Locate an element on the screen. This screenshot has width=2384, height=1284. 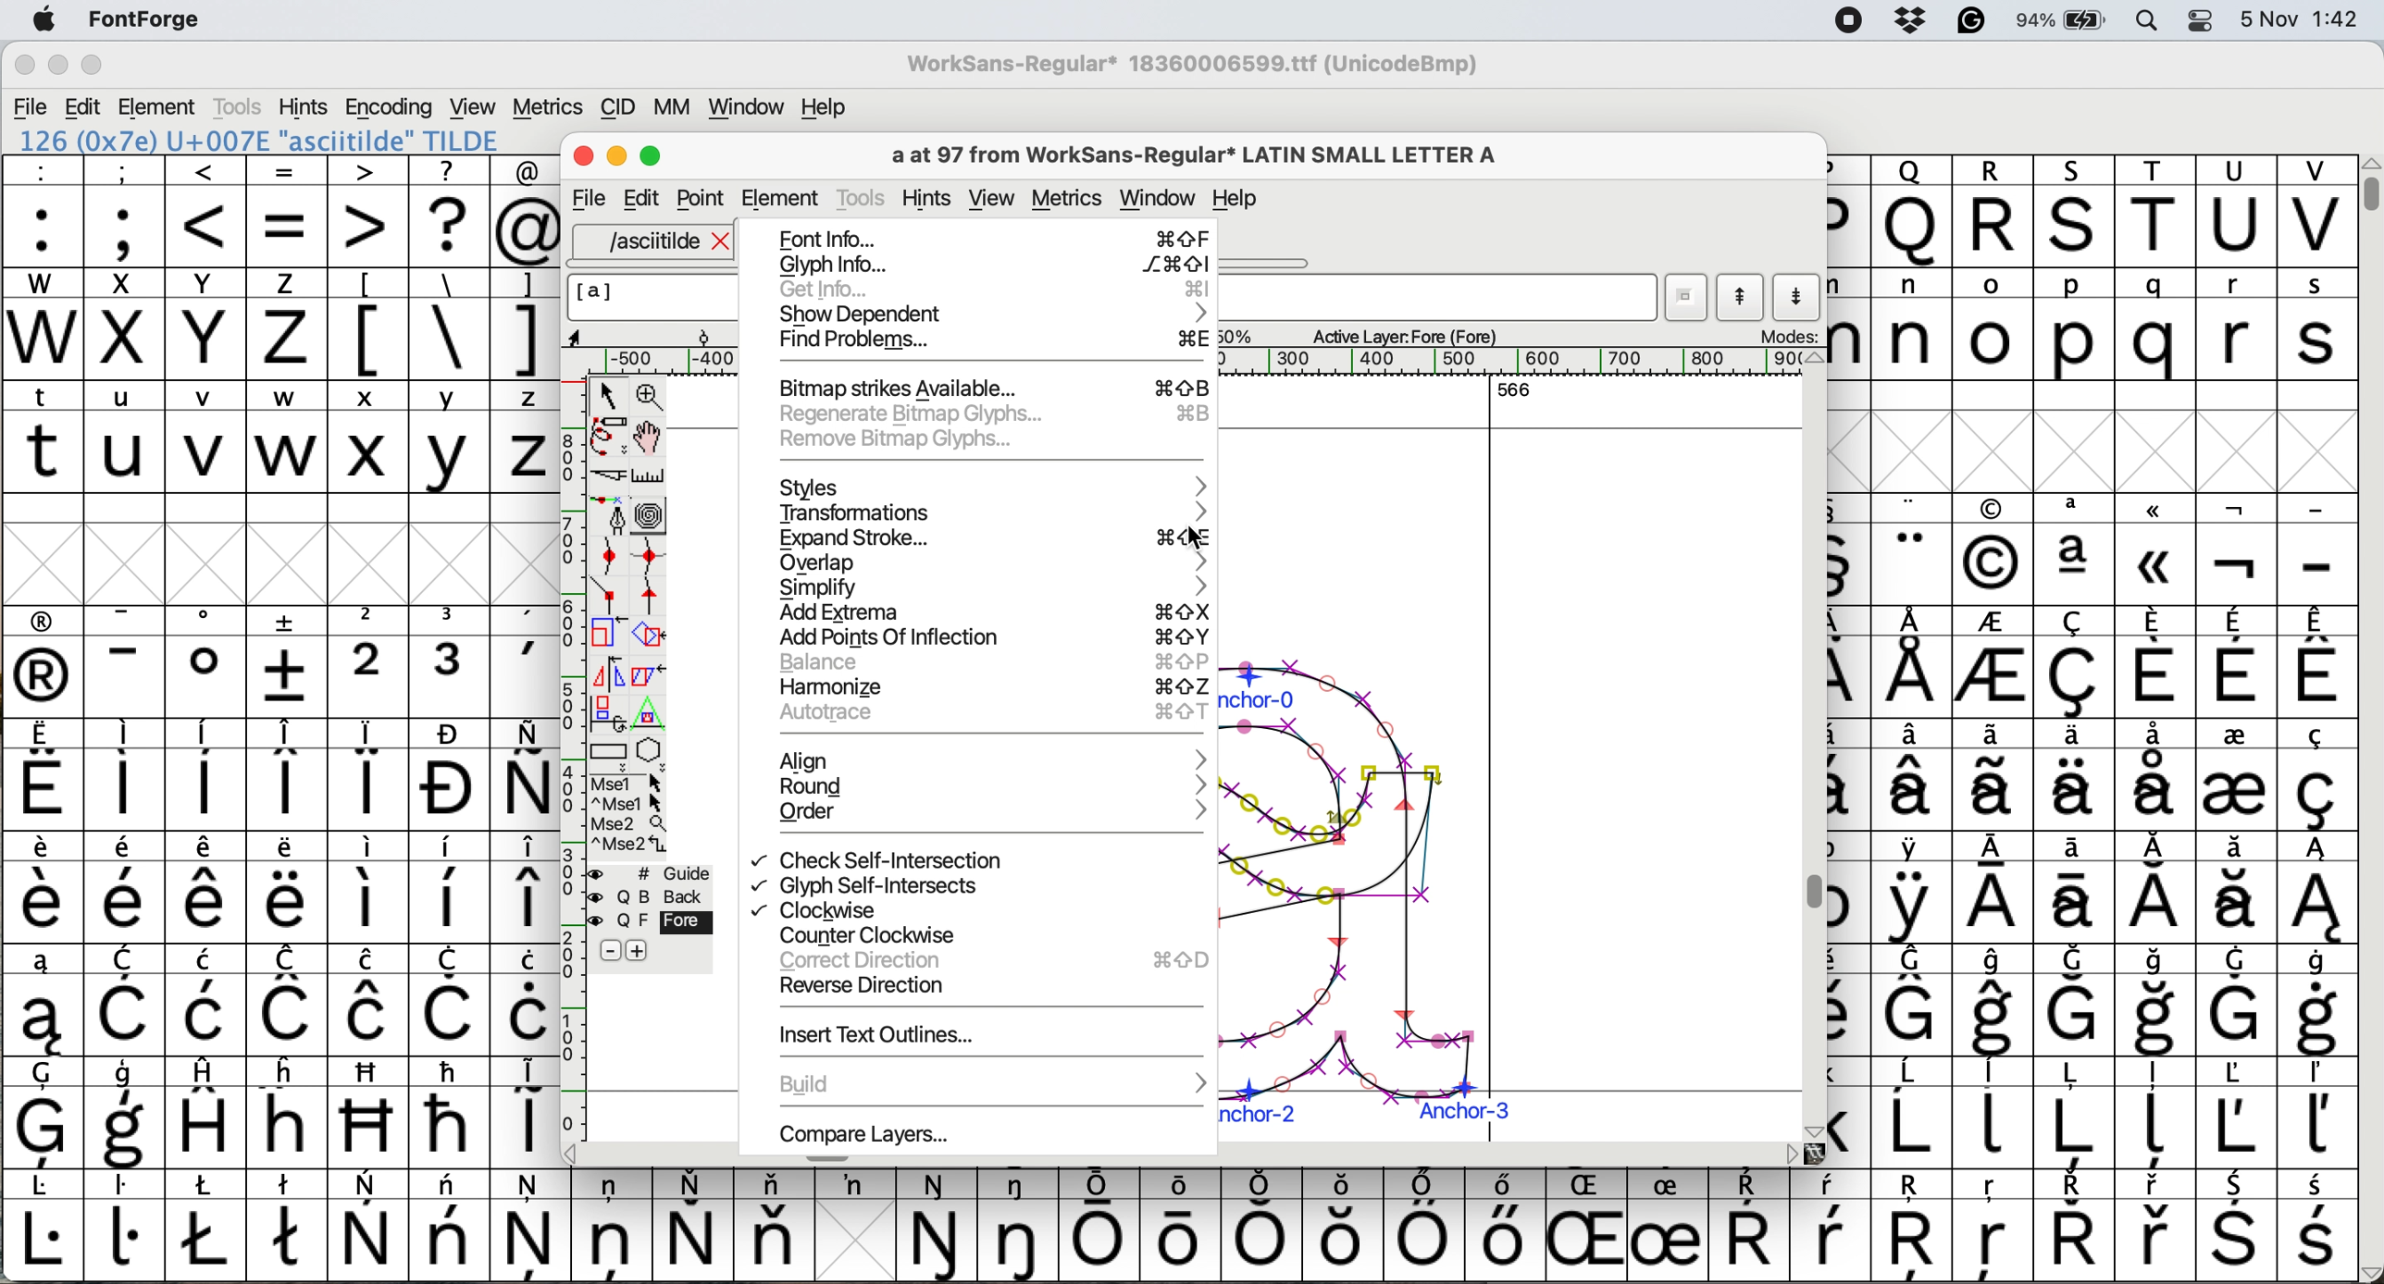
rotat object in 3d and project back to plane is located at coordinates (605, 712).